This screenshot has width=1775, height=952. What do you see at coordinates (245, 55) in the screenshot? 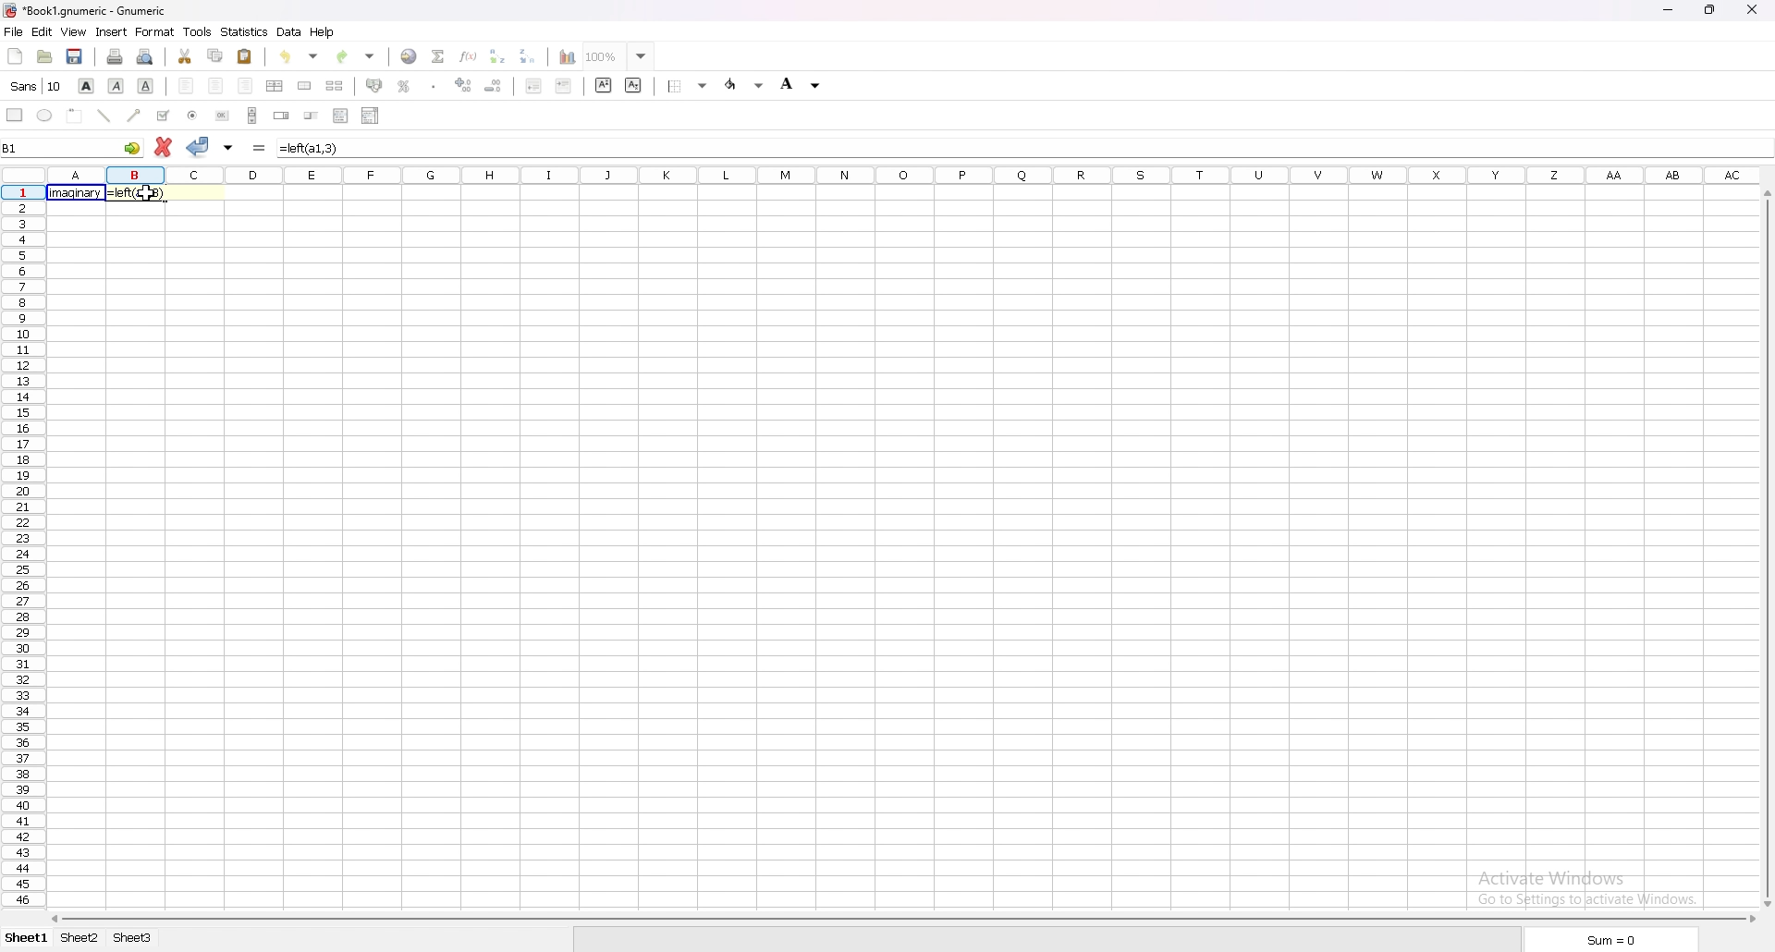
I see `paste` at bounding box center [245, 55].